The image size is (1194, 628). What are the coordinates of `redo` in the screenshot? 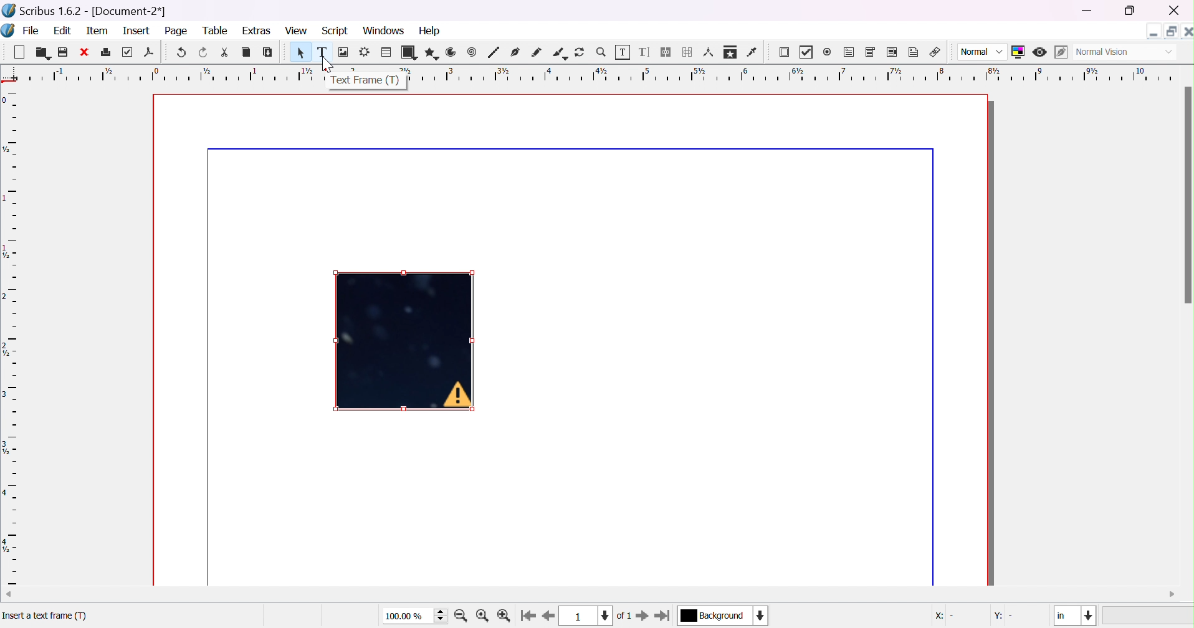 It's located at (204, 52).